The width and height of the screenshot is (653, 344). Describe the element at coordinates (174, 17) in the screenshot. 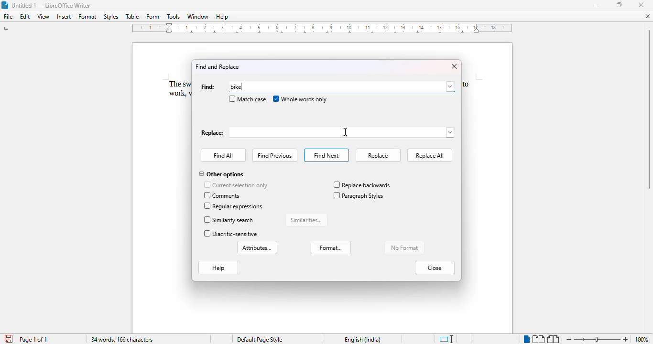

I see `tools` at that location.